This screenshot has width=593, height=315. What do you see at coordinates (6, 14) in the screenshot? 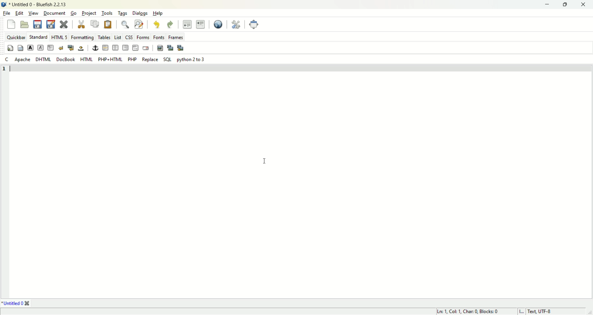
I see `file` at bounding box center [6, 14].